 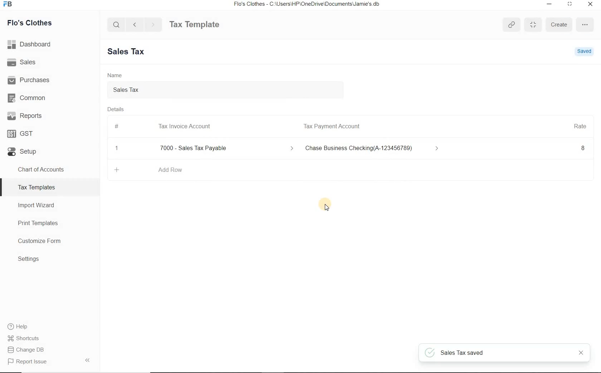 What do you see at coordinates (50, 62) in the screenshot?
I see `Sales` at bounding box center [50, 62].